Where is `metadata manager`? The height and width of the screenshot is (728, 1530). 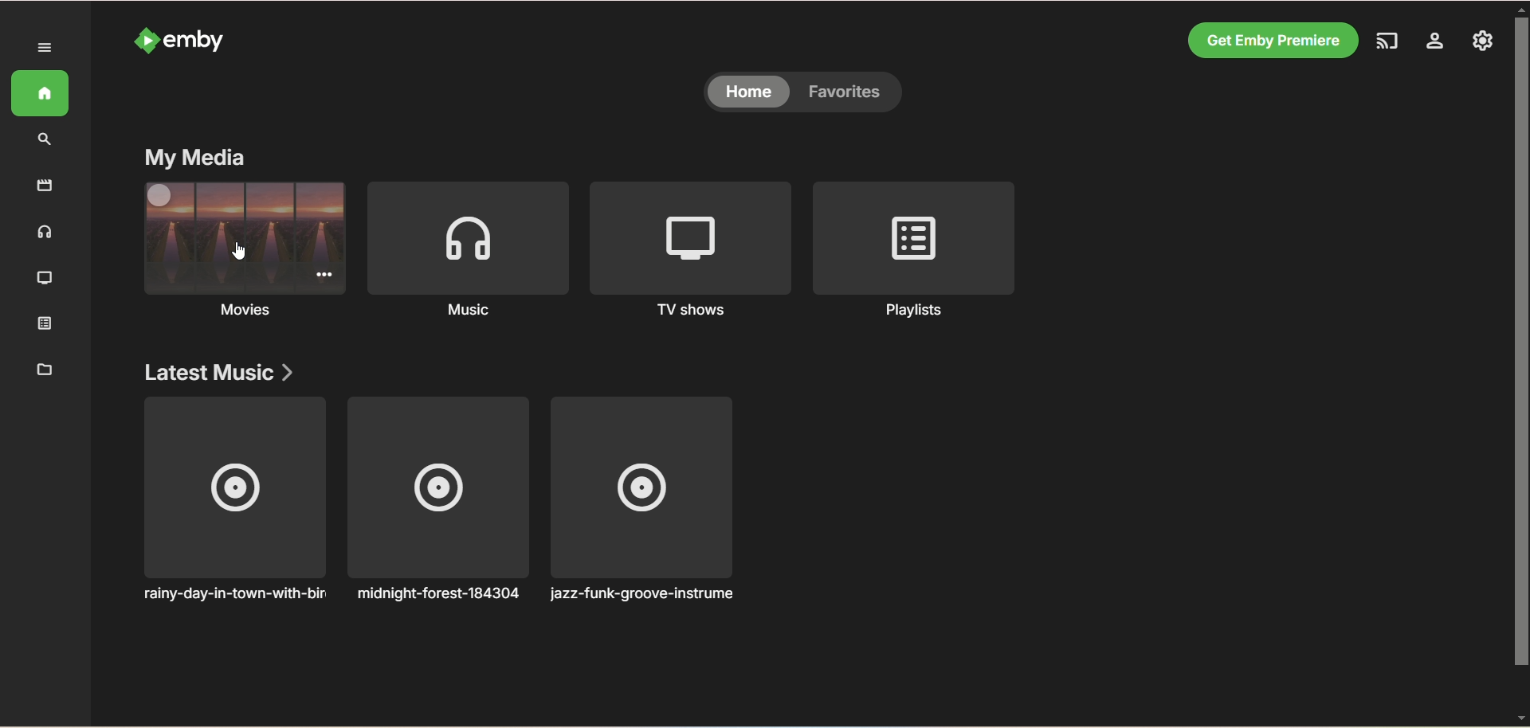 metadata manager is located at coordinates (41, 370).